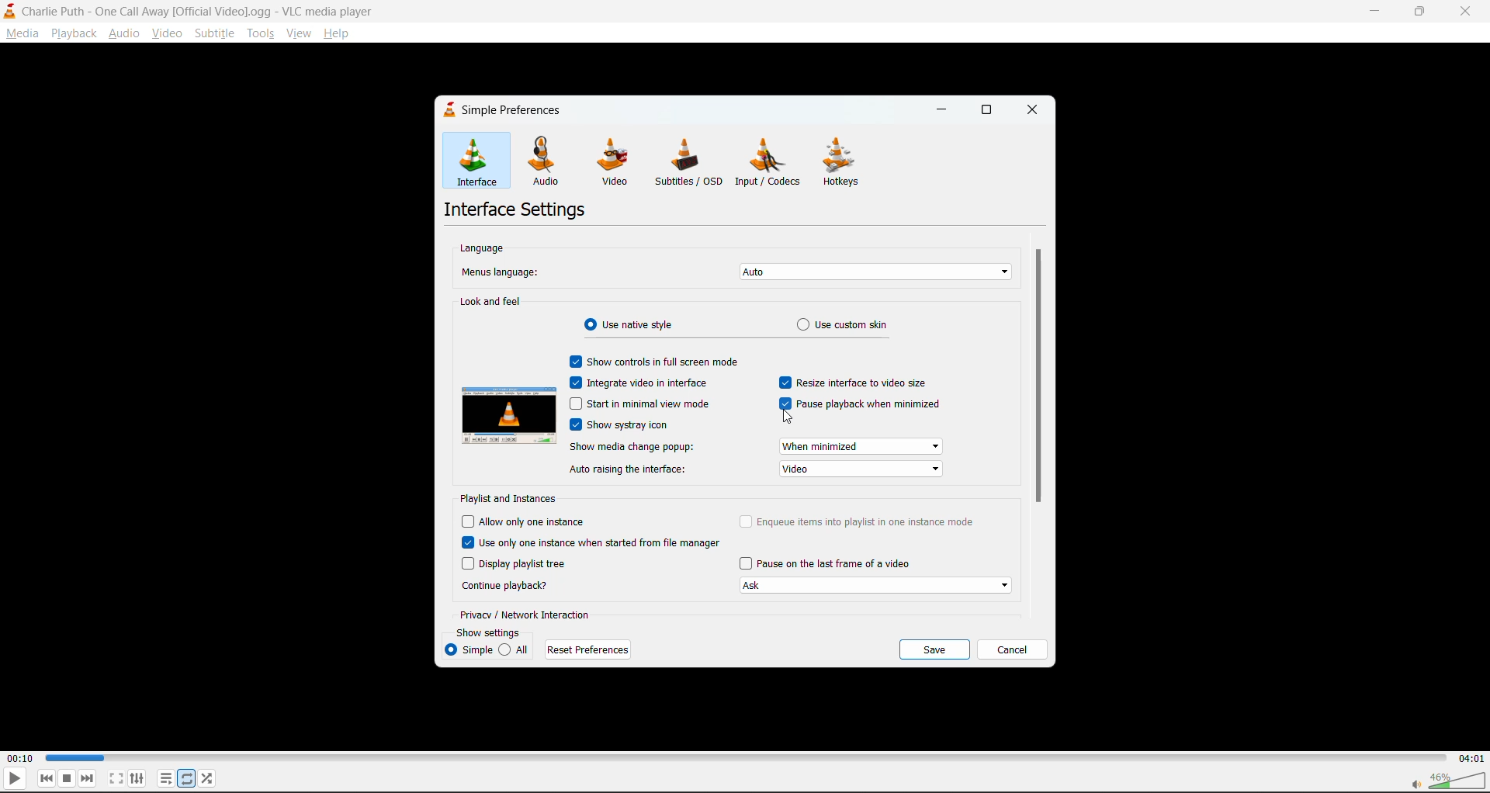 Image resolution: width=1490 pixels, height=793 pixels. What do you see at coordinates (657, 381) in the screenshot?
I see `integrate video in interface` at bounding box center [657, 381].